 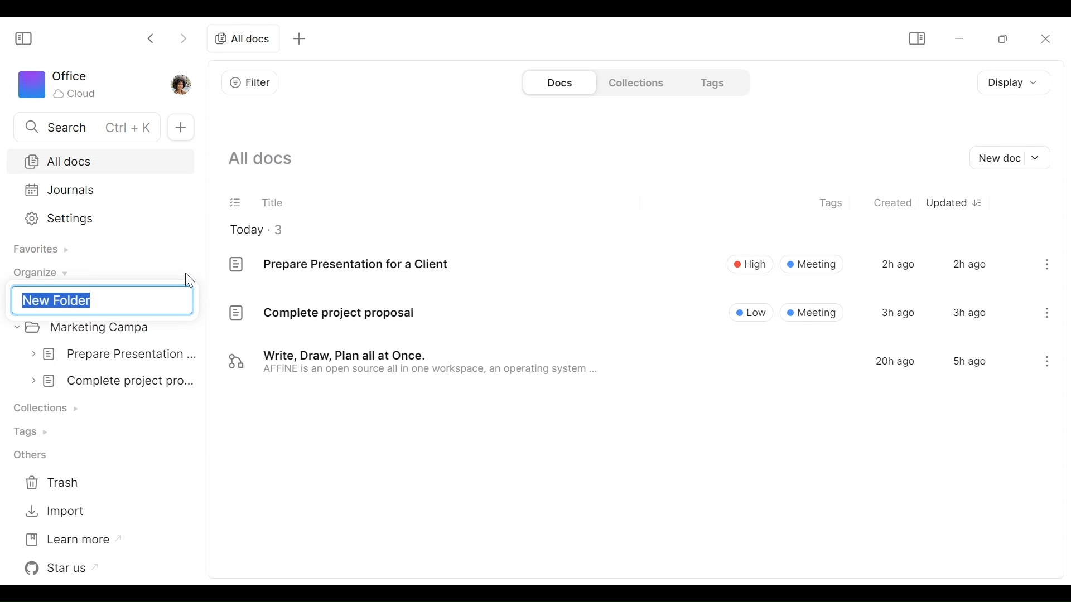 What do you see at coordinates (190, 279) in the screenshot?
I see `cursor pointer` at bounding box center [190, 279].